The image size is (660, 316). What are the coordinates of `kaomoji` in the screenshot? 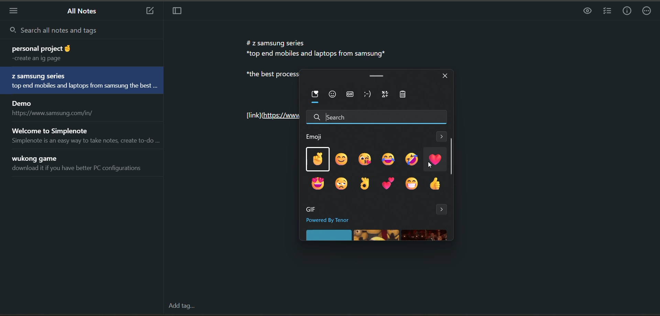 It's located at (370, 94).